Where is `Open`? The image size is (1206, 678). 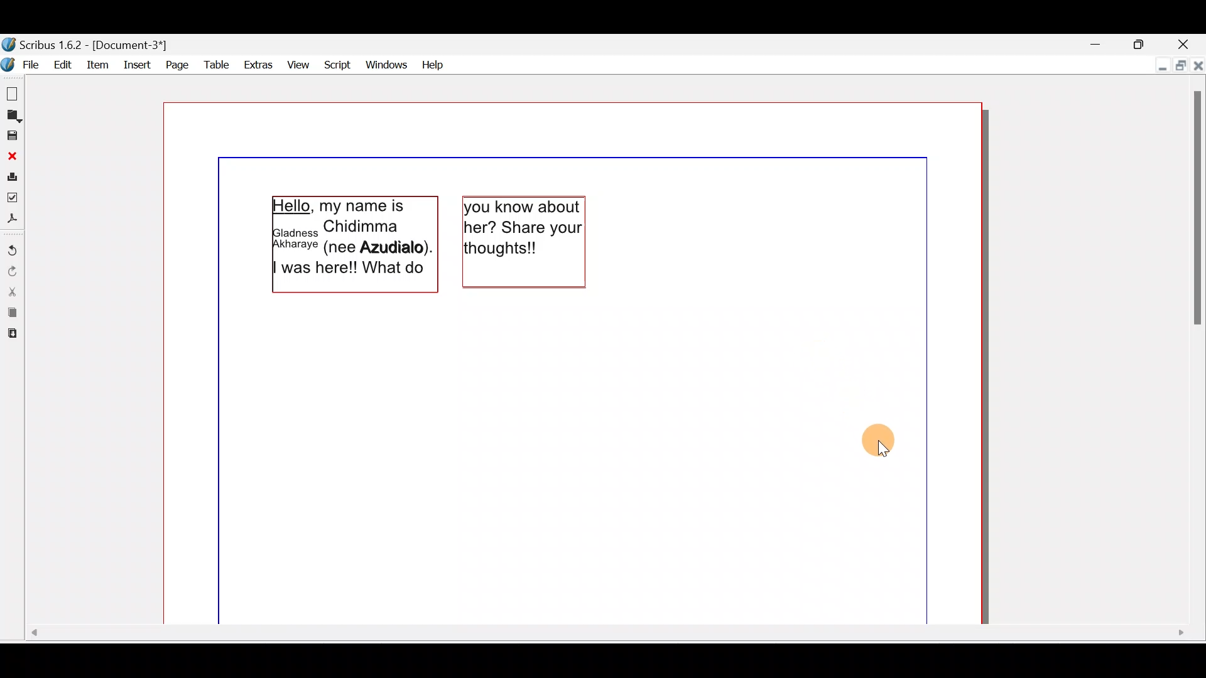 Open is located at coordinates (13, 116).